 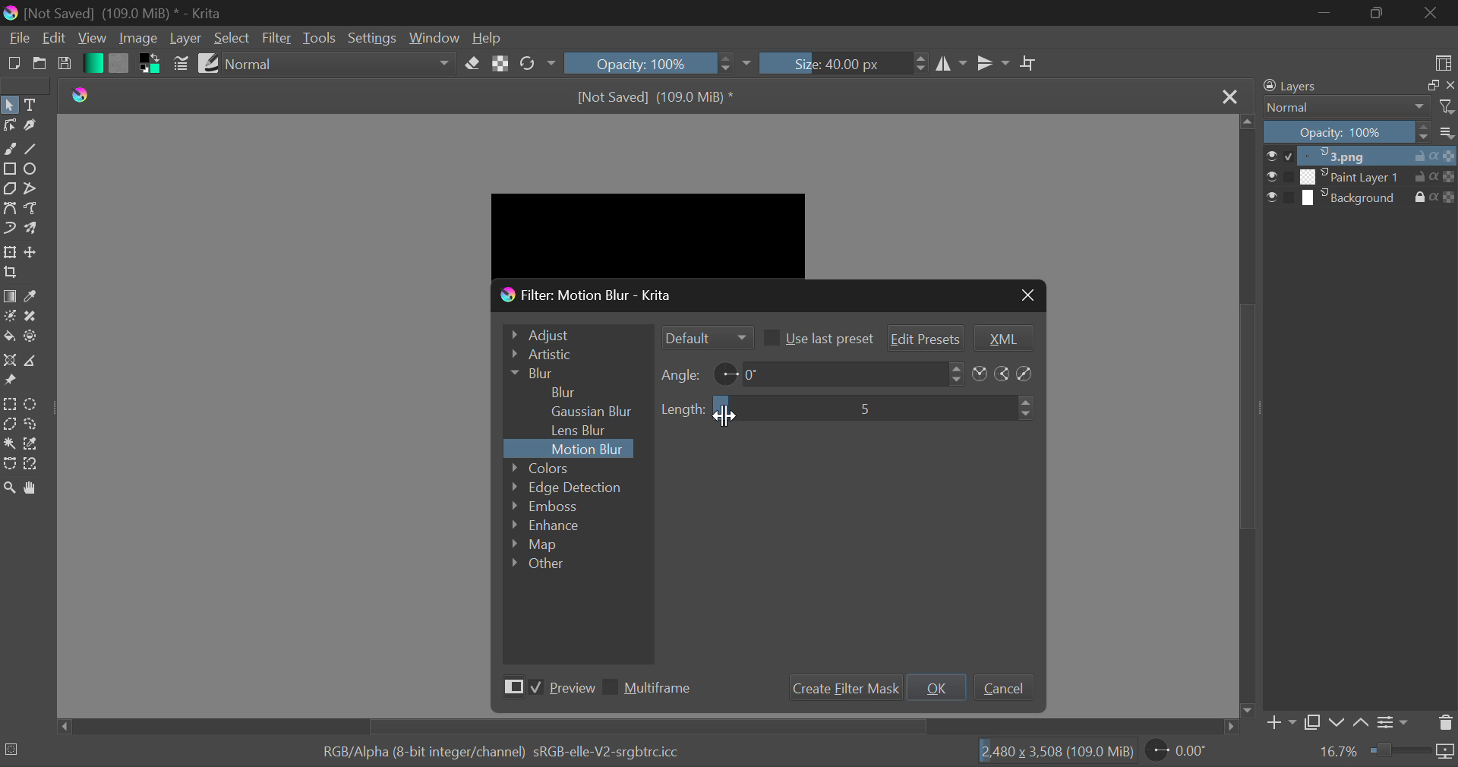 I want to click on Close, so click(x=1431, y=14).